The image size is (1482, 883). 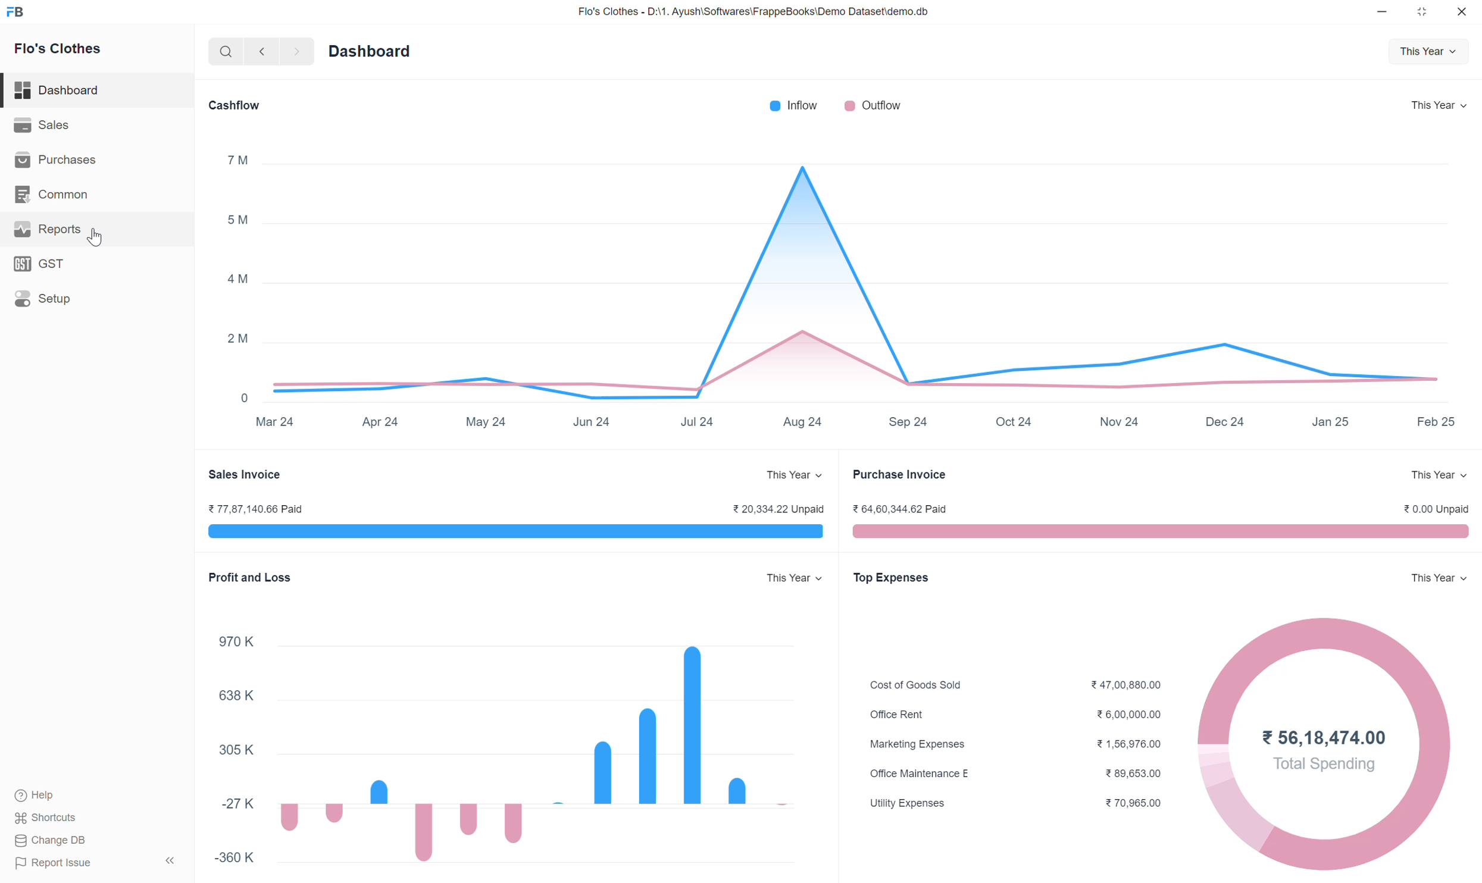 I want to click on 7M, so click(x=237, y=158).